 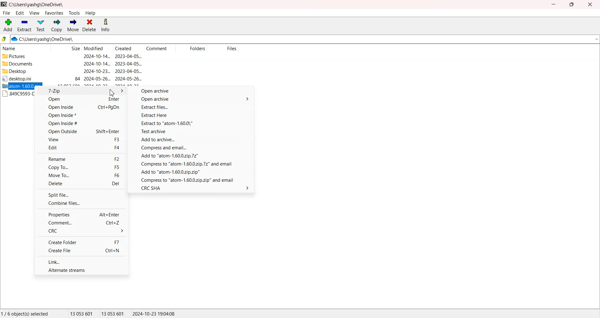 What do you see at coordinates (128, 71) in the screenshot?
I see `2023-04-05` at bounding box center [128, 71].